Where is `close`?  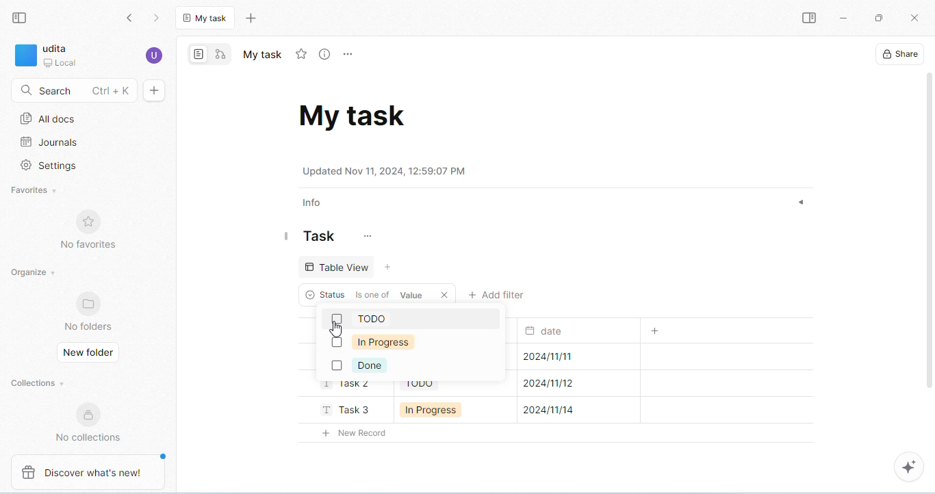
close is located at coordinates (445, 295).